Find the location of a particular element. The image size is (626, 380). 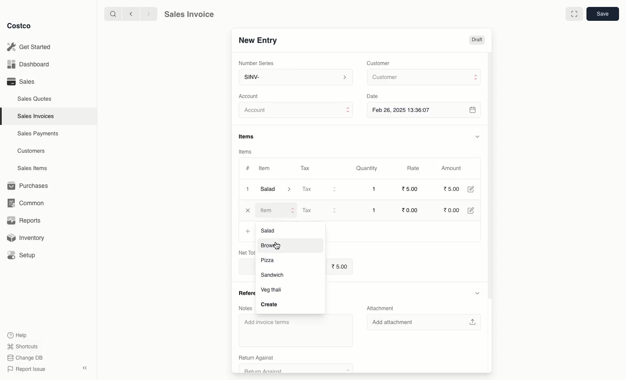

Salad is located at coordinates (270, 231).